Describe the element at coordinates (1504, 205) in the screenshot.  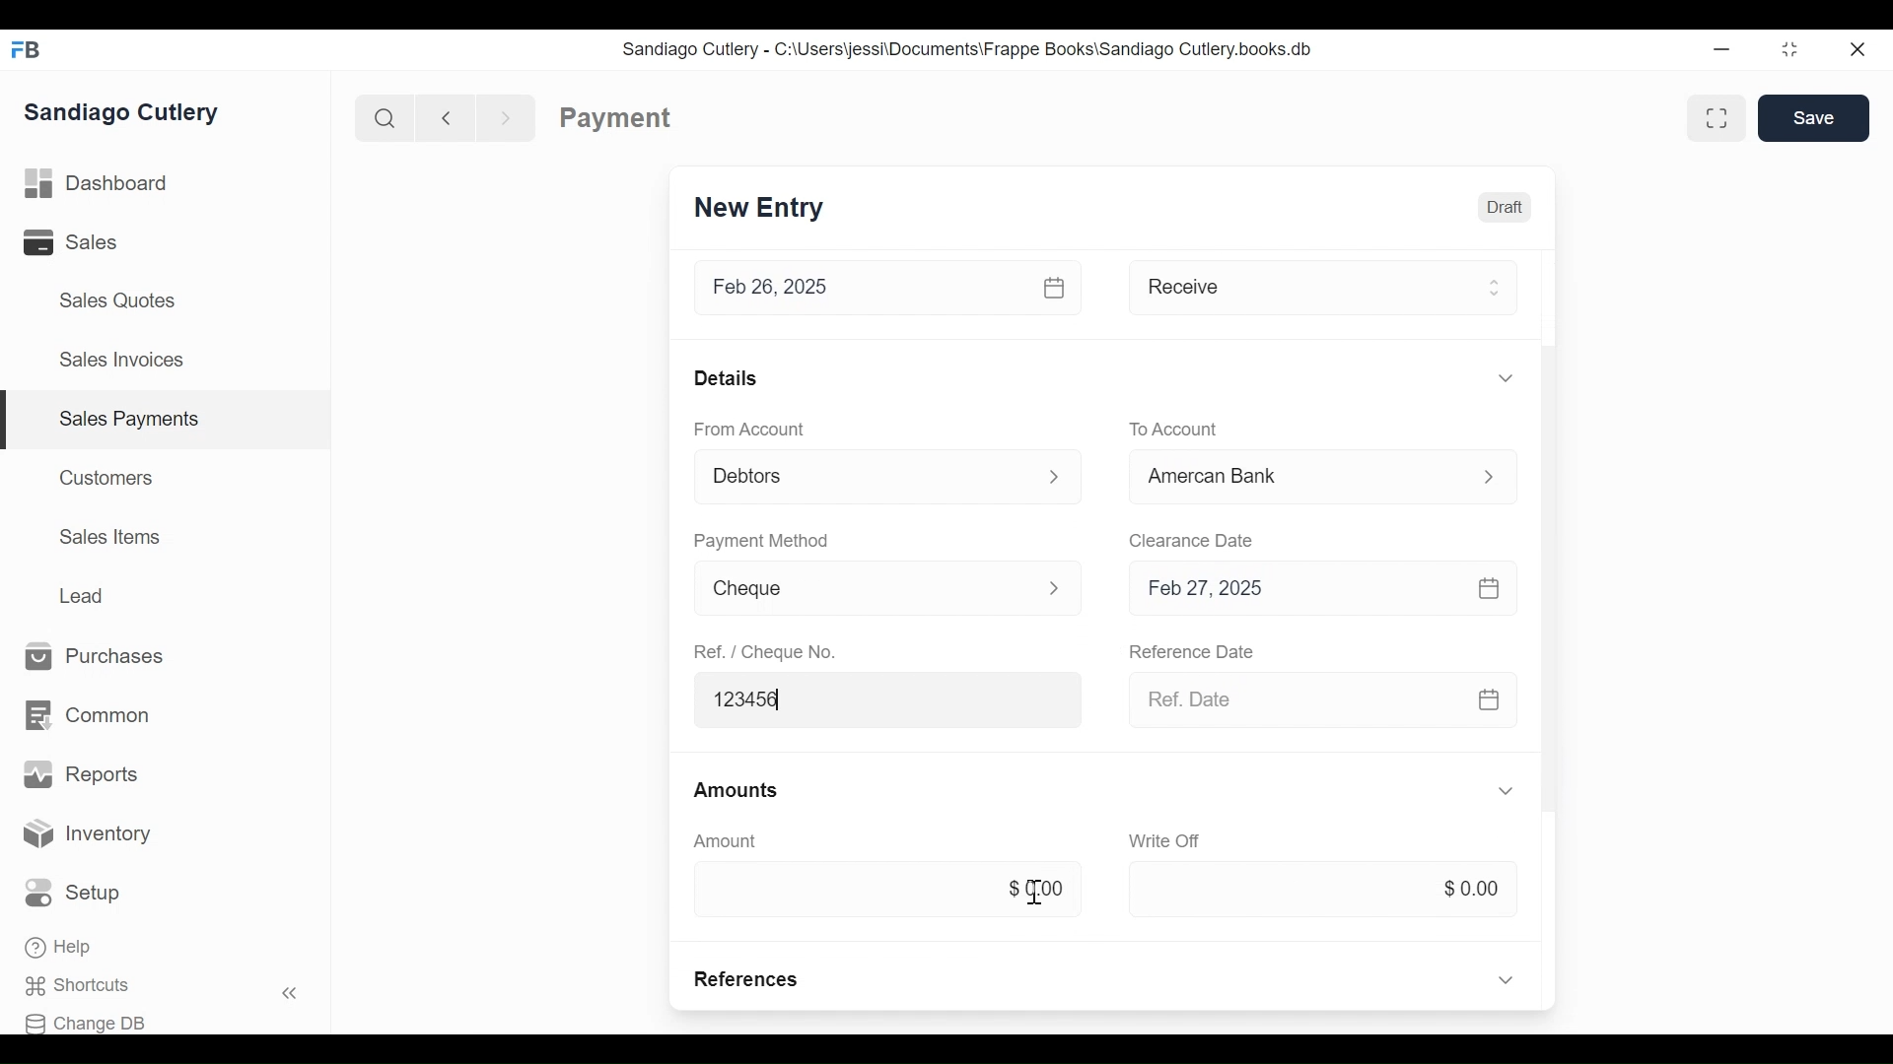
I see `Draft` at that location.